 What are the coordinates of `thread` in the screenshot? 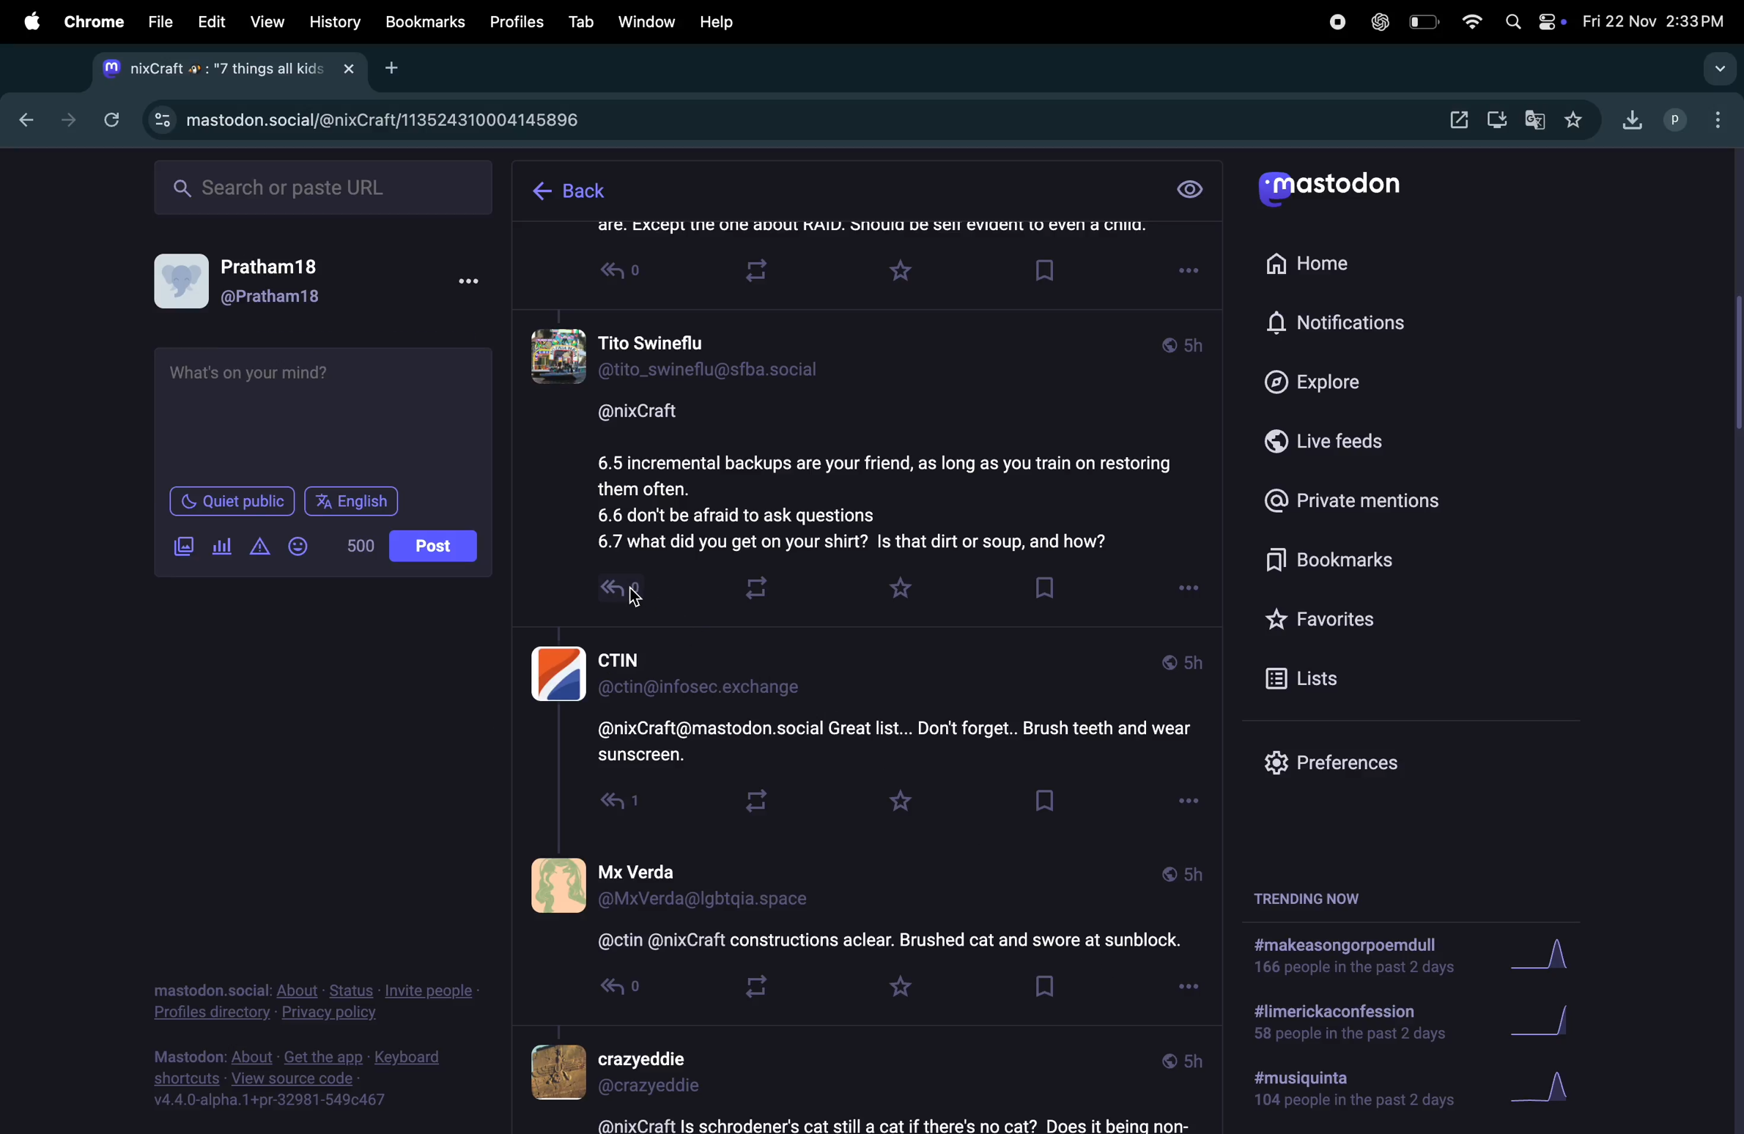 It's located at (860, 907).